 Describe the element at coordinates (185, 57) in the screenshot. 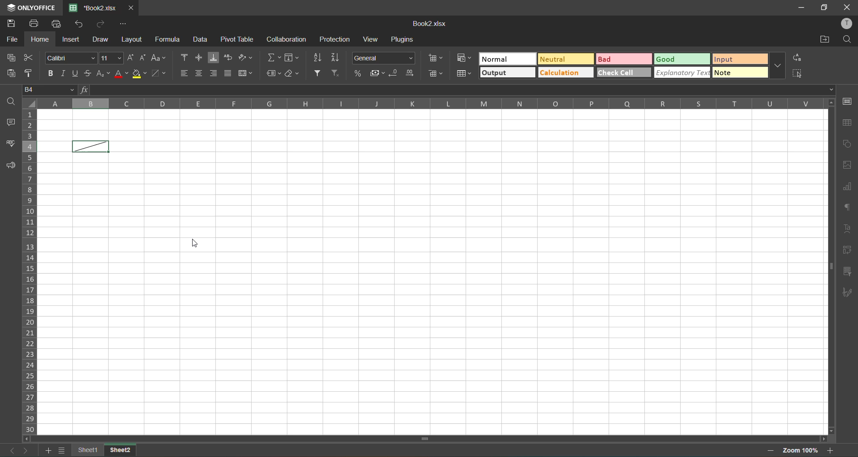

I see `align top` at that location.